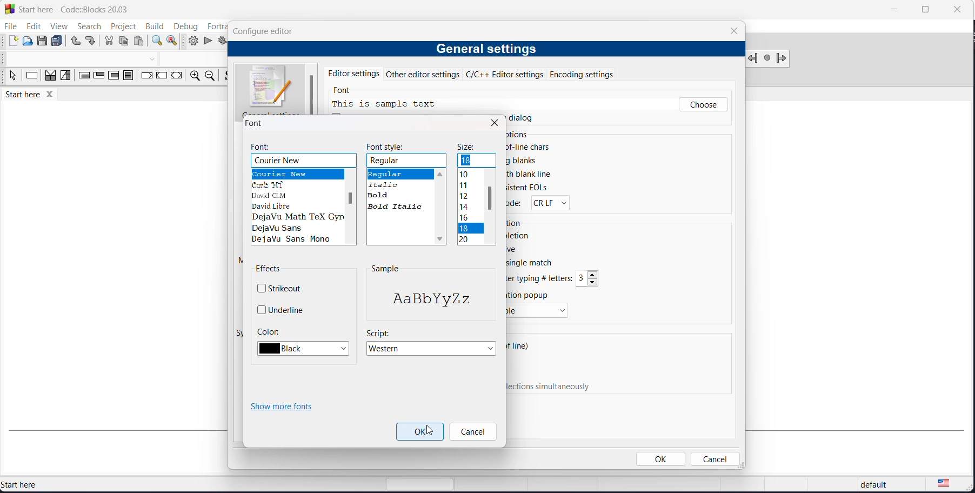  I want to click on jump forward, so click(782, 59).